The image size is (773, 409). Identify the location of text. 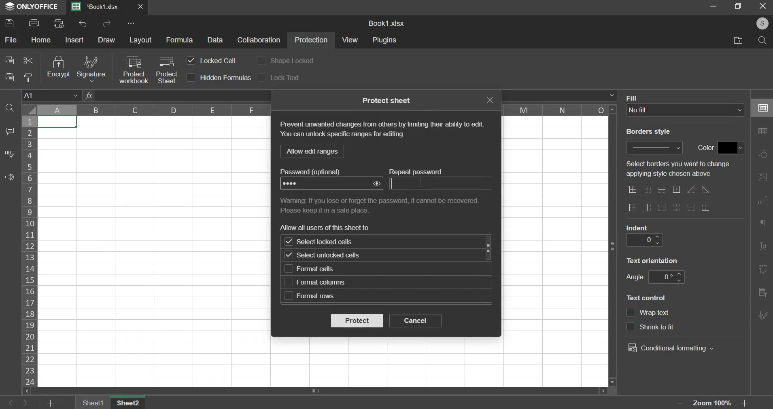
(383, 204).